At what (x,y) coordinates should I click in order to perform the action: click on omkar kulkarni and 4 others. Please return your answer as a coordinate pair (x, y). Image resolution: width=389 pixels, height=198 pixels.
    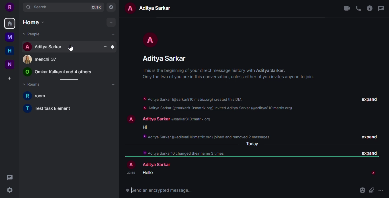
    Looking at the image, I should click on (58, 72).